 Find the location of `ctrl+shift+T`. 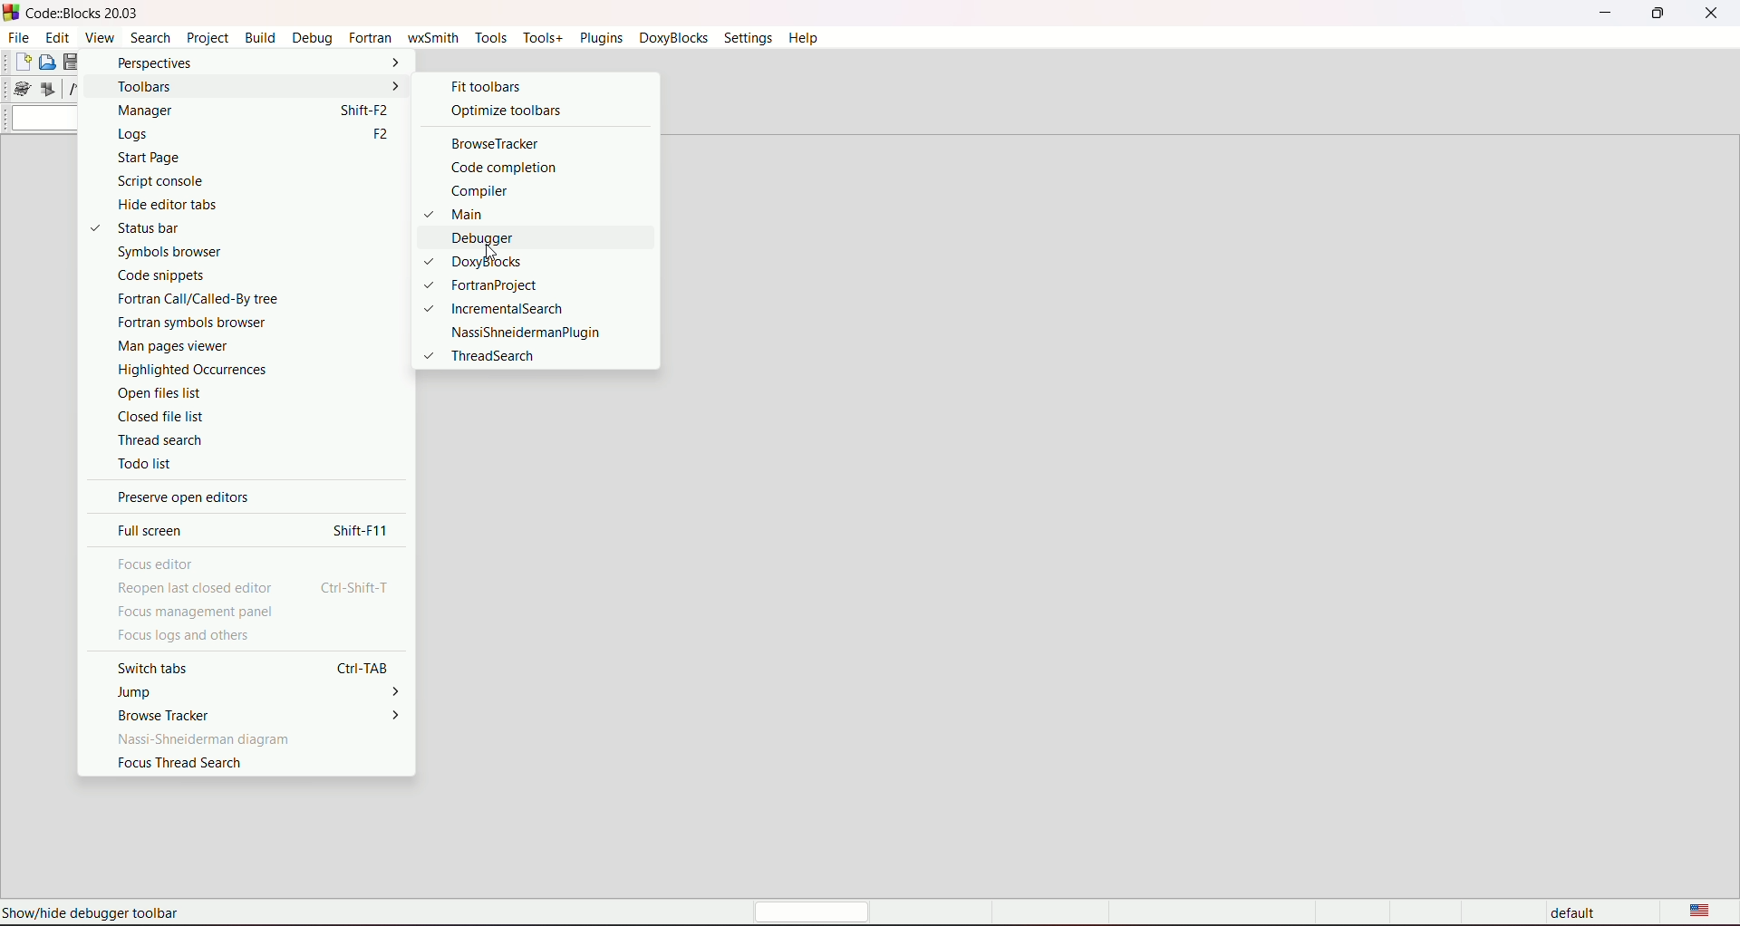

ctrl+shift+T is located at coordinates (357, 587).